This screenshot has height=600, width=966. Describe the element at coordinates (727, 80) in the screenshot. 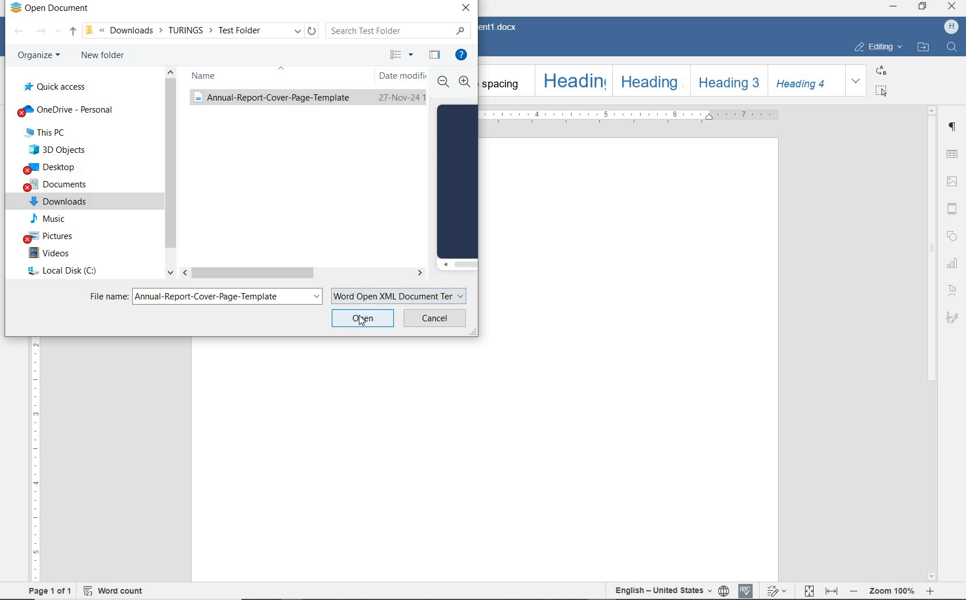

I see `heading 3` at that location.